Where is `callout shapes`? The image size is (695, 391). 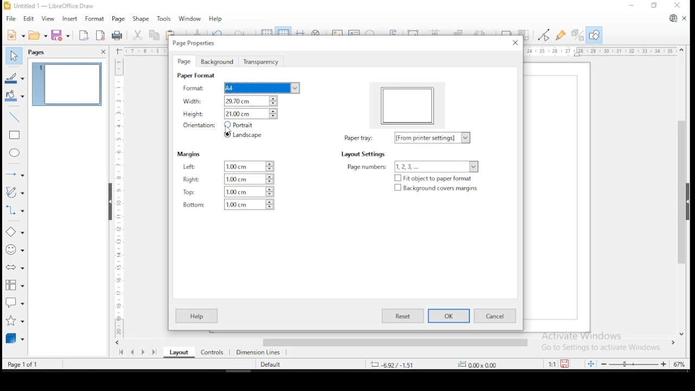
callout shapes is located at coordinates (15, 304).